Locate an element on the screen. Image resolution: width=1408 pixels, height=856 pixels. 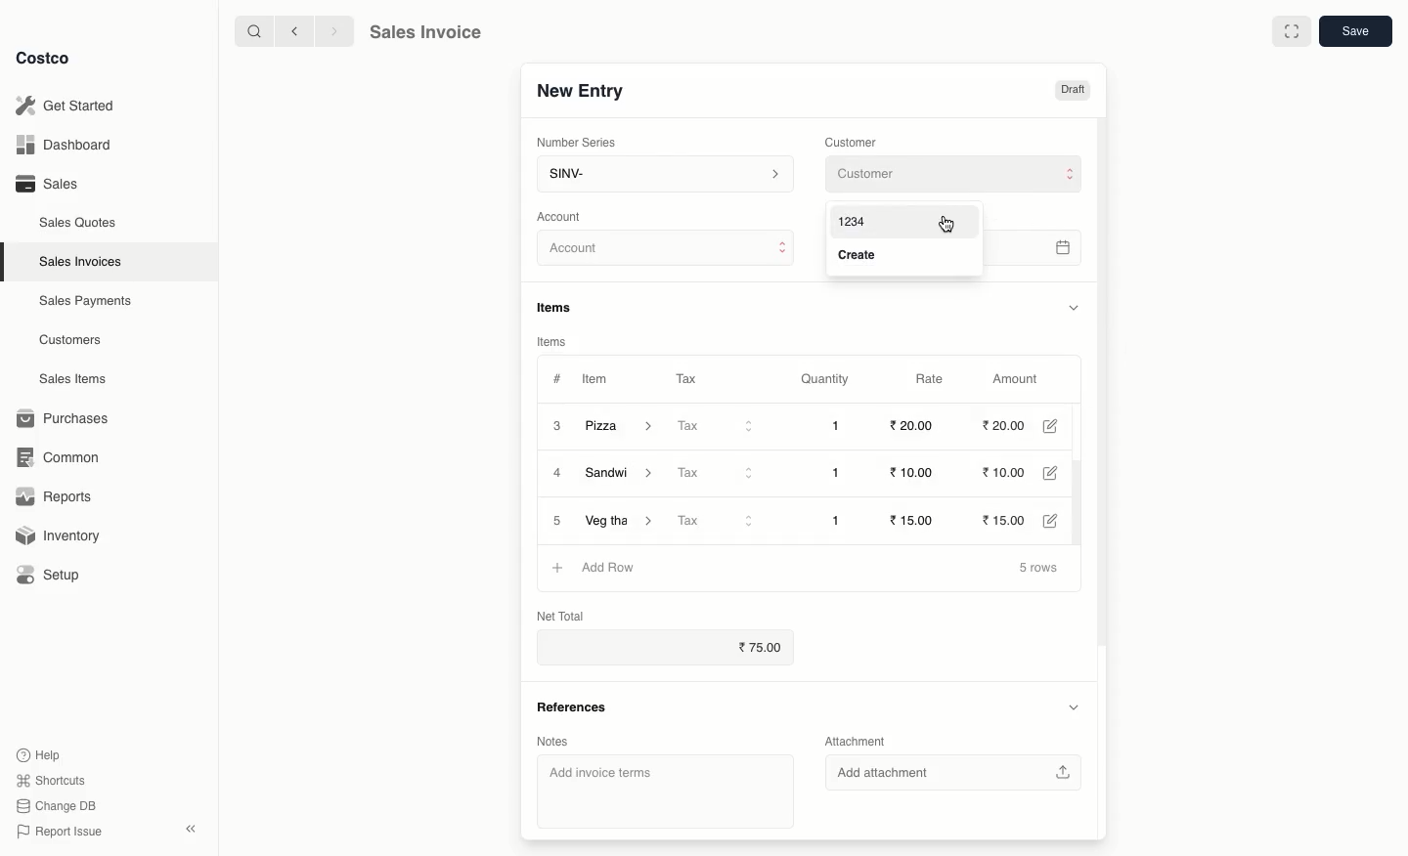
‘Add invoice terms is located at coordinates (658, 791).